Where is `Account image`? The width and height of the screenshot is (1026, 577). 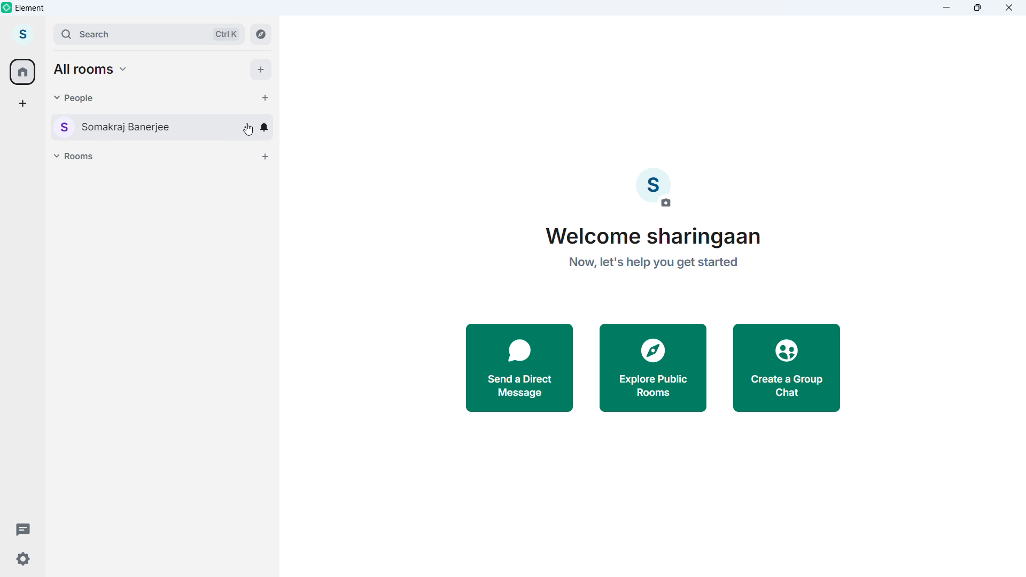
Account image is located at coordinates (654, 188).